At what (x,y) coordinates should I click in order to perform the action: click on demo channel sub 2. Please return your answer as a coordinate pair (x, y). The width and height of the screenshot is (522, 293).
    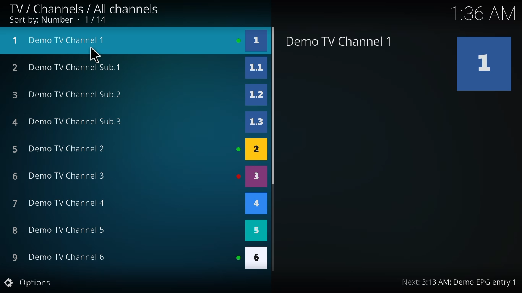
    Looking at the image, I should click on (66, 93).